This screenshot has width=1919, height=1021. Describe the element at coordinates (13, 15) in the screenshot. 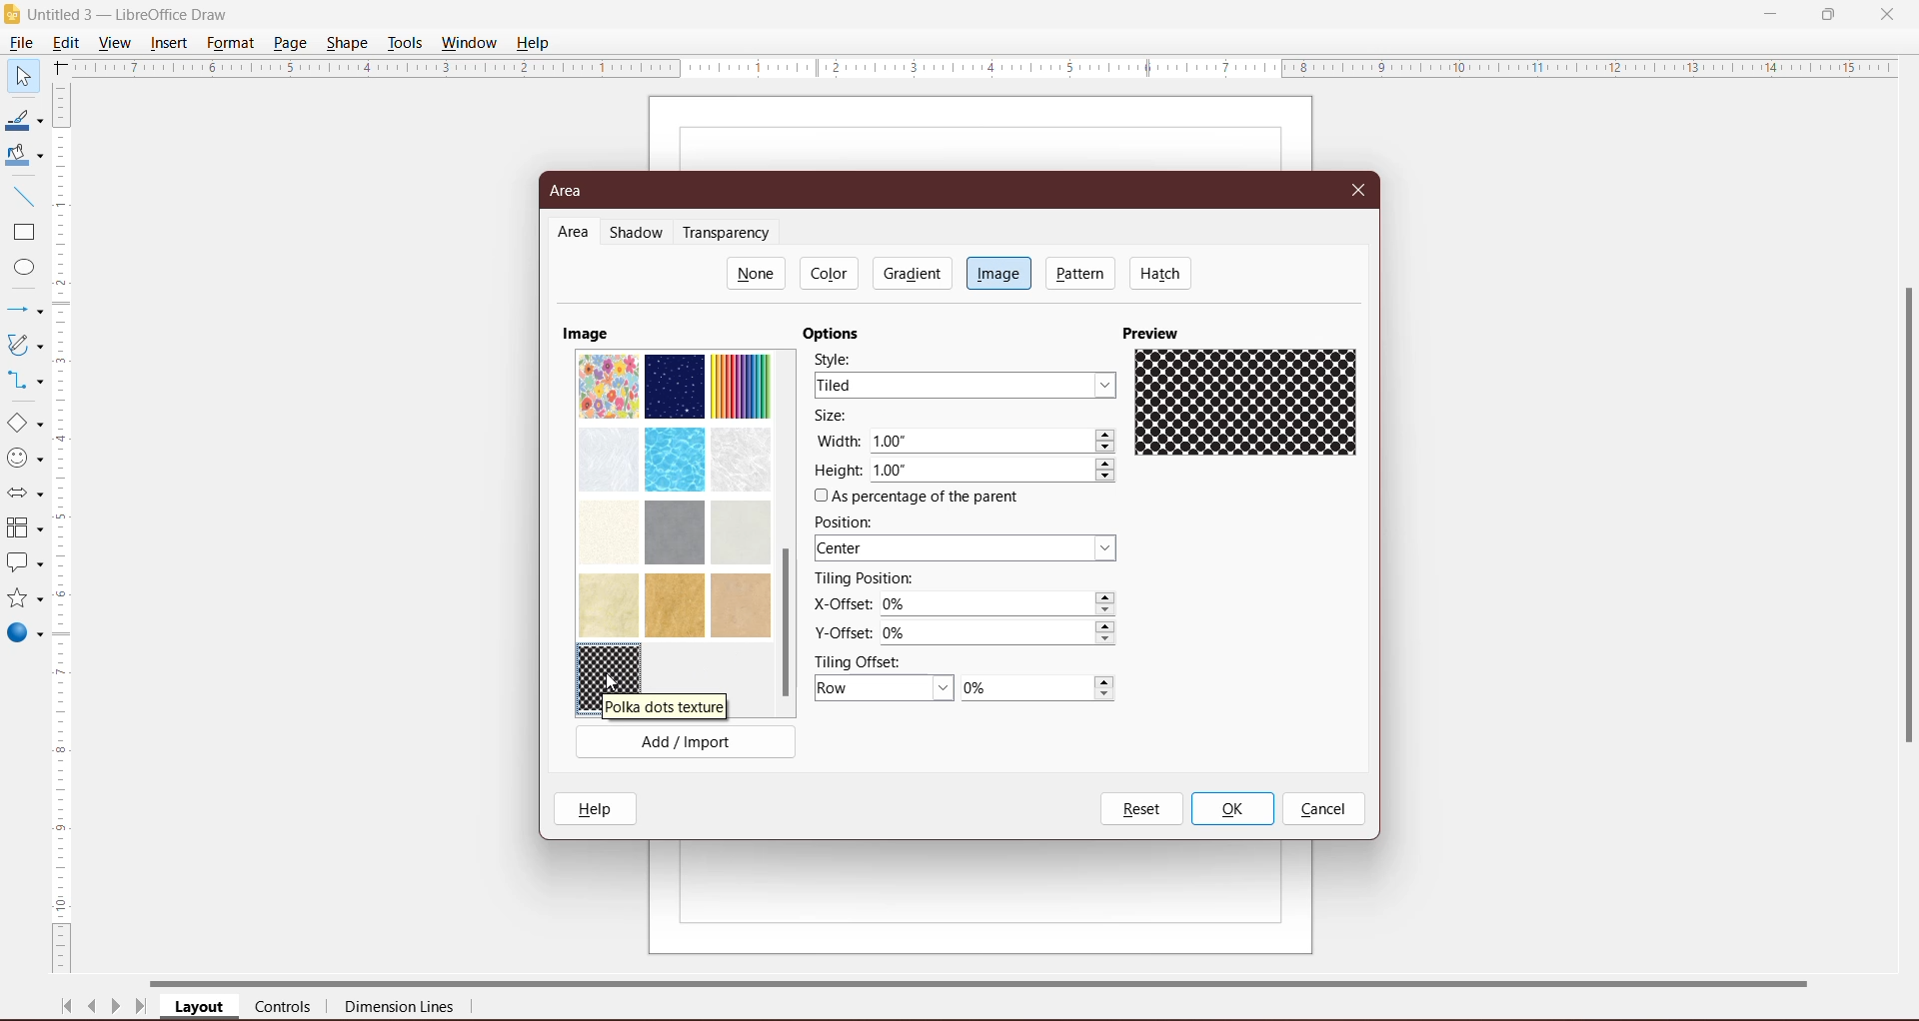

I see `Application Logo` at that location.